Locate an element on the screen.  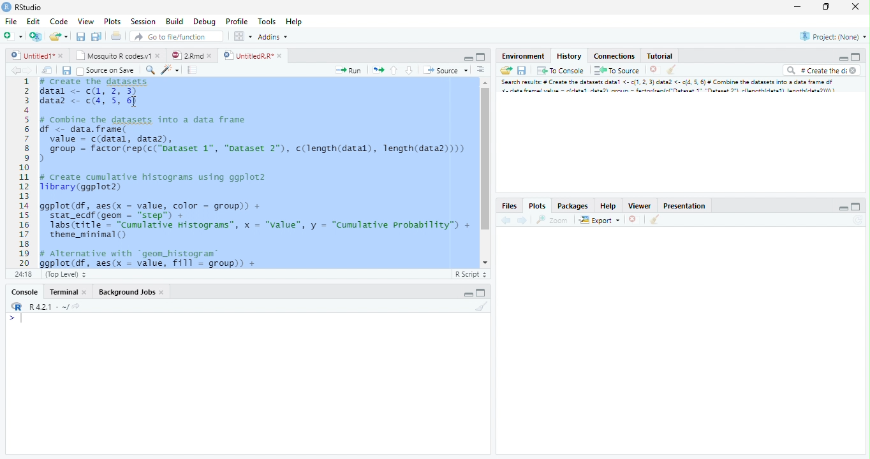
Console is located at coordinates (27, 291).